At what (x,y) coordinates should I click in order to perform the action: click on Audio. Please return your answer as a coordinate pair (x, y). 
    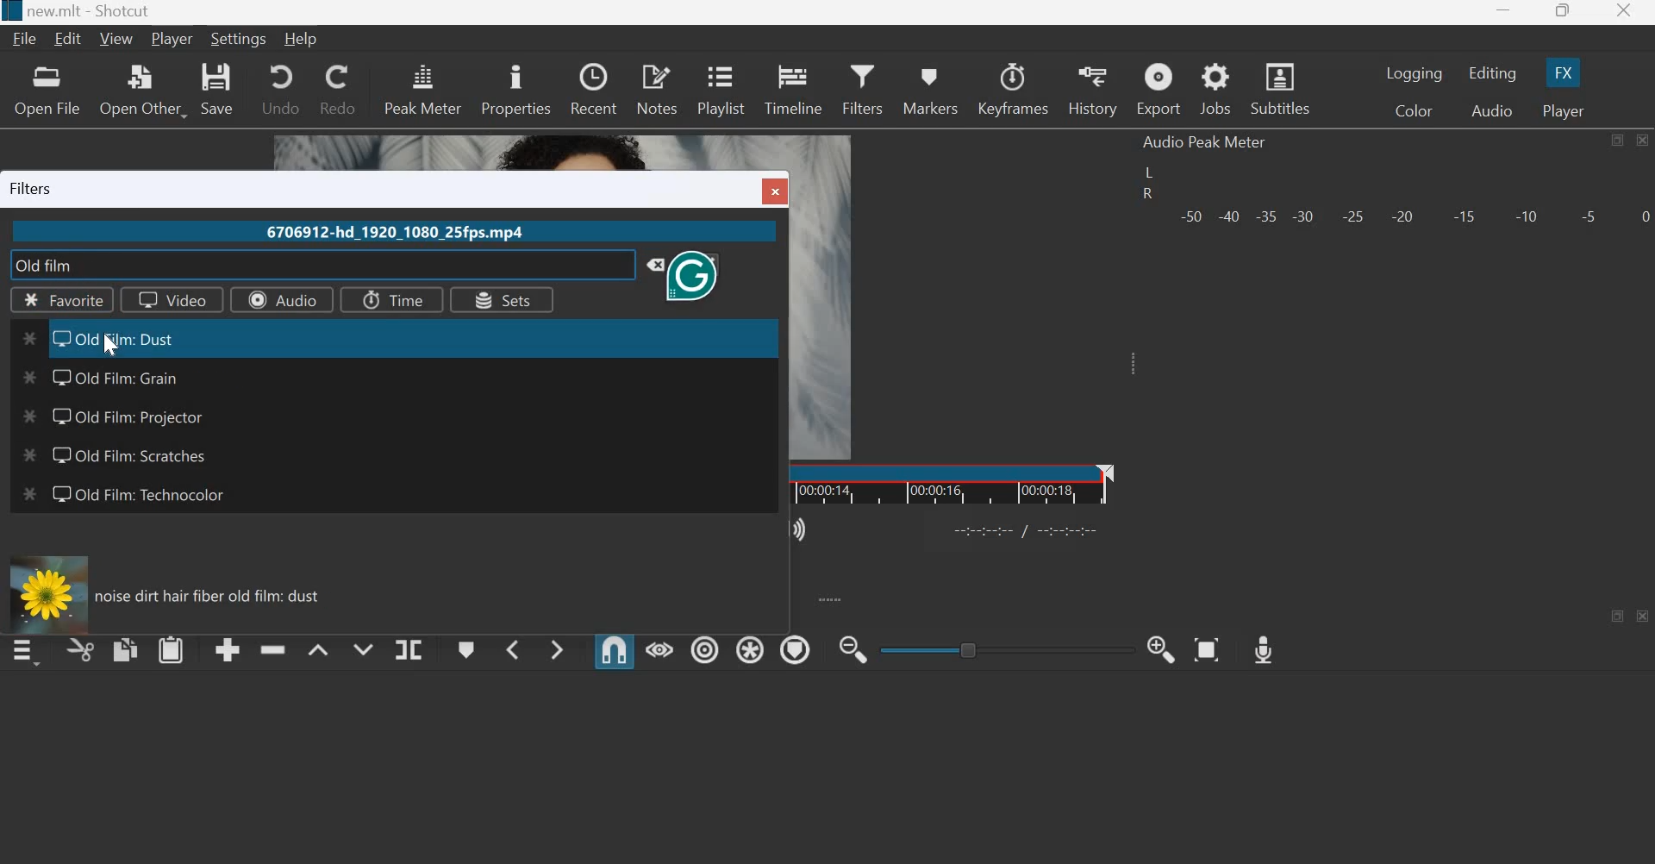
    Looking at the image, I should click on (1492, 111).